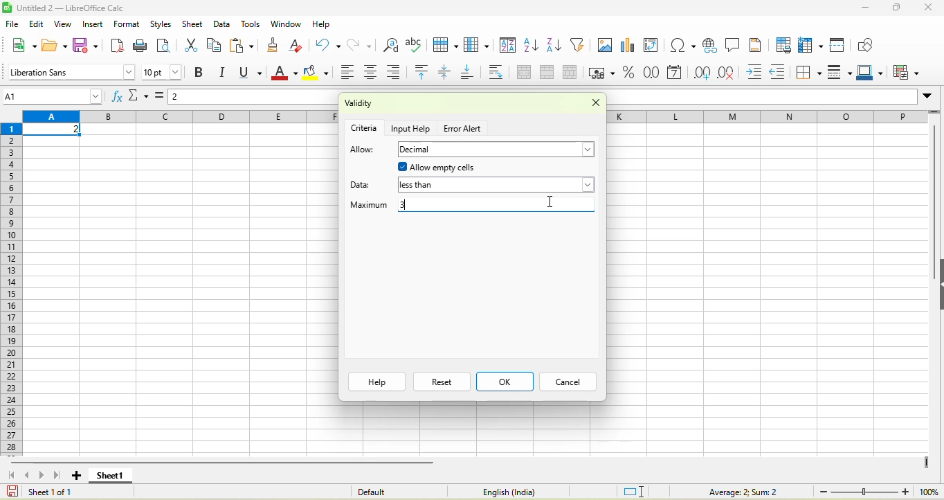  What do you see at coordinates (365, 127) in the screenshot?
I see `criteria` at bounding box center [365, 127].